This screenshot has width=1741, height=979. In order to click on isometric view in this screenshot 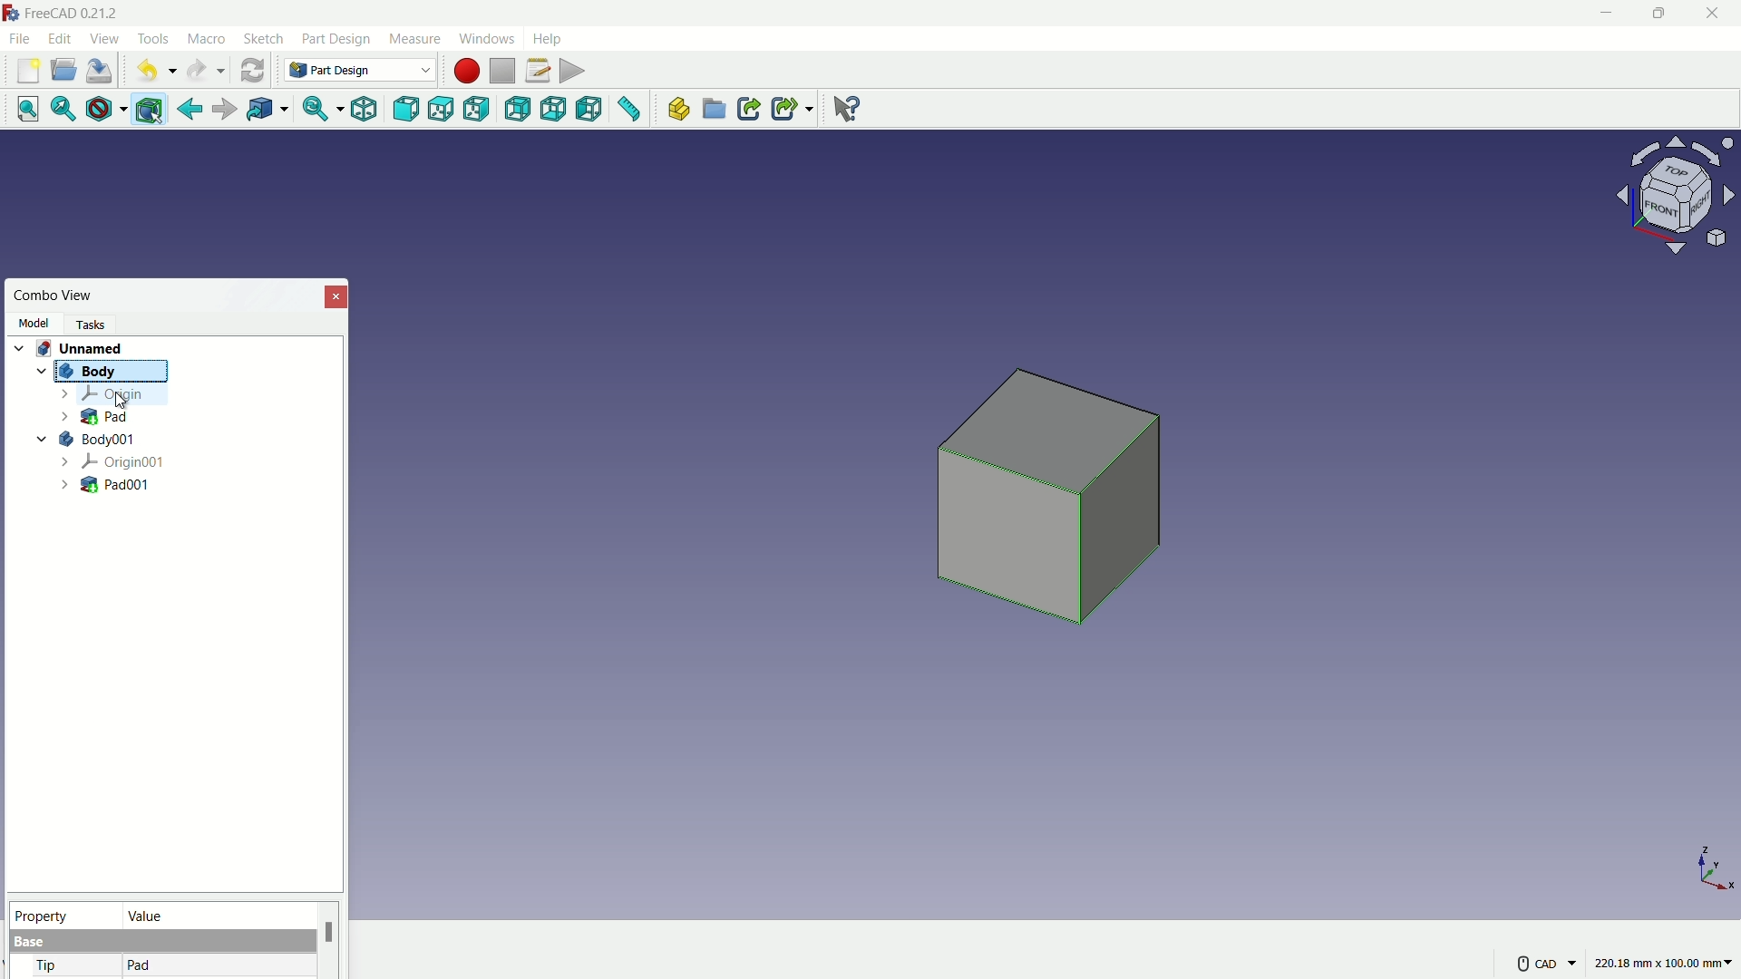, I will do `click(364, 111)`.